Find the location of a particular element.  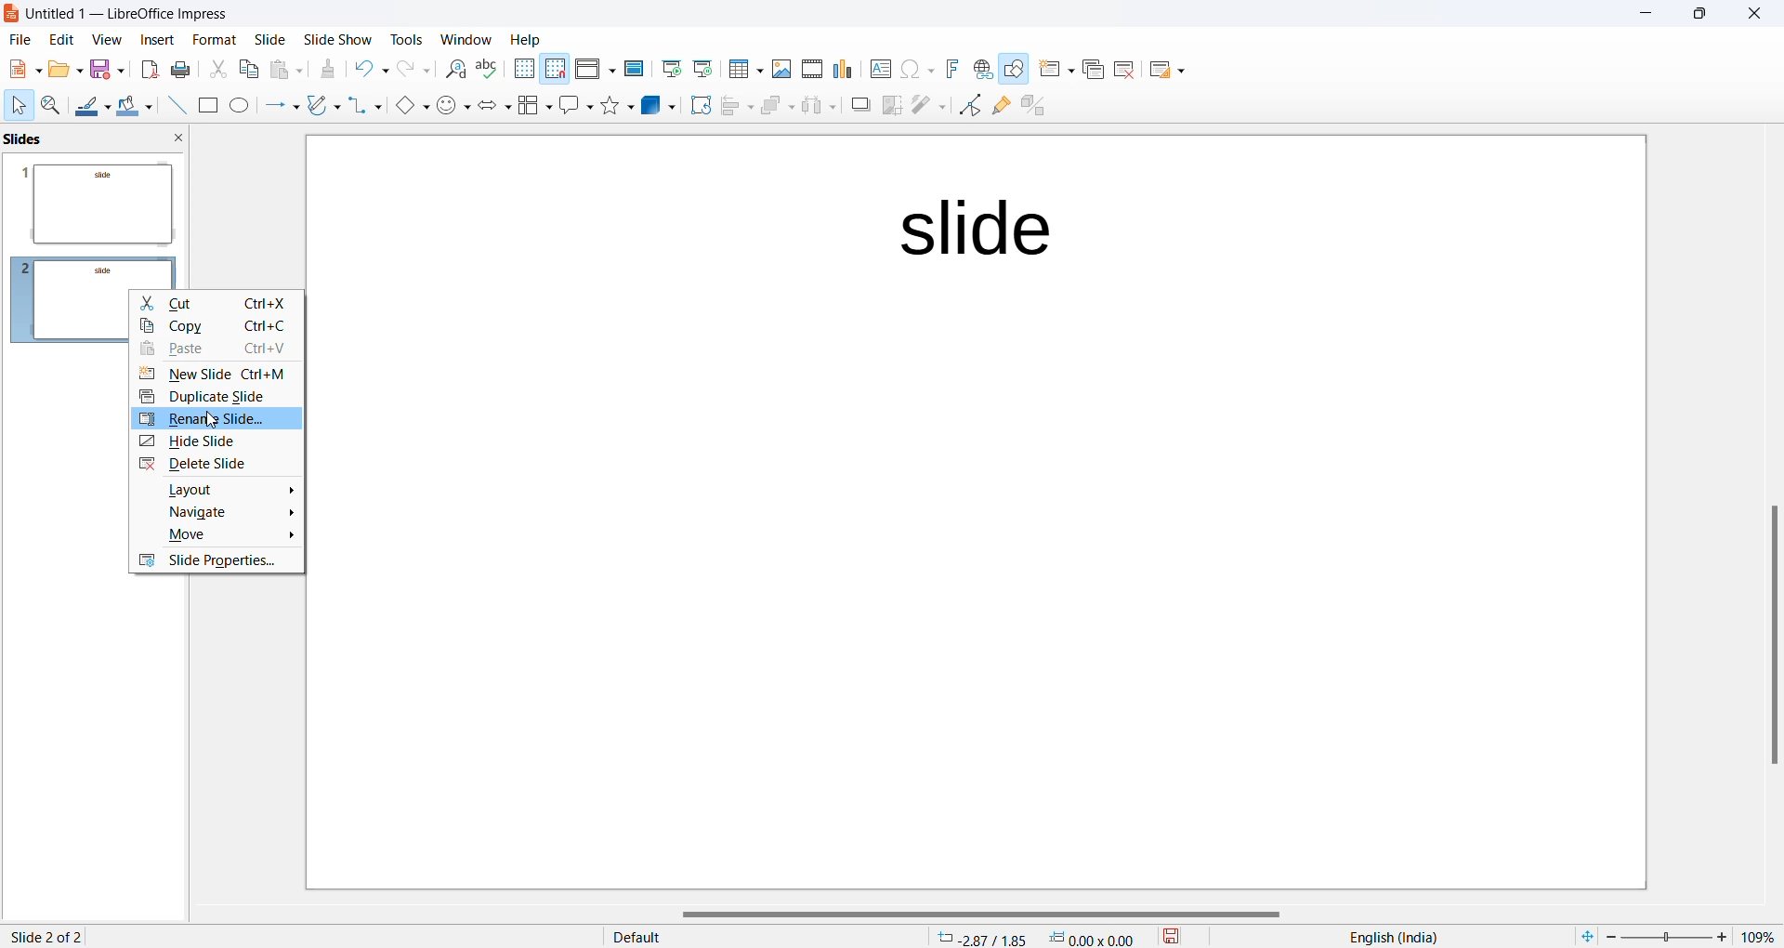

cut is located at coordinates (214, 304).